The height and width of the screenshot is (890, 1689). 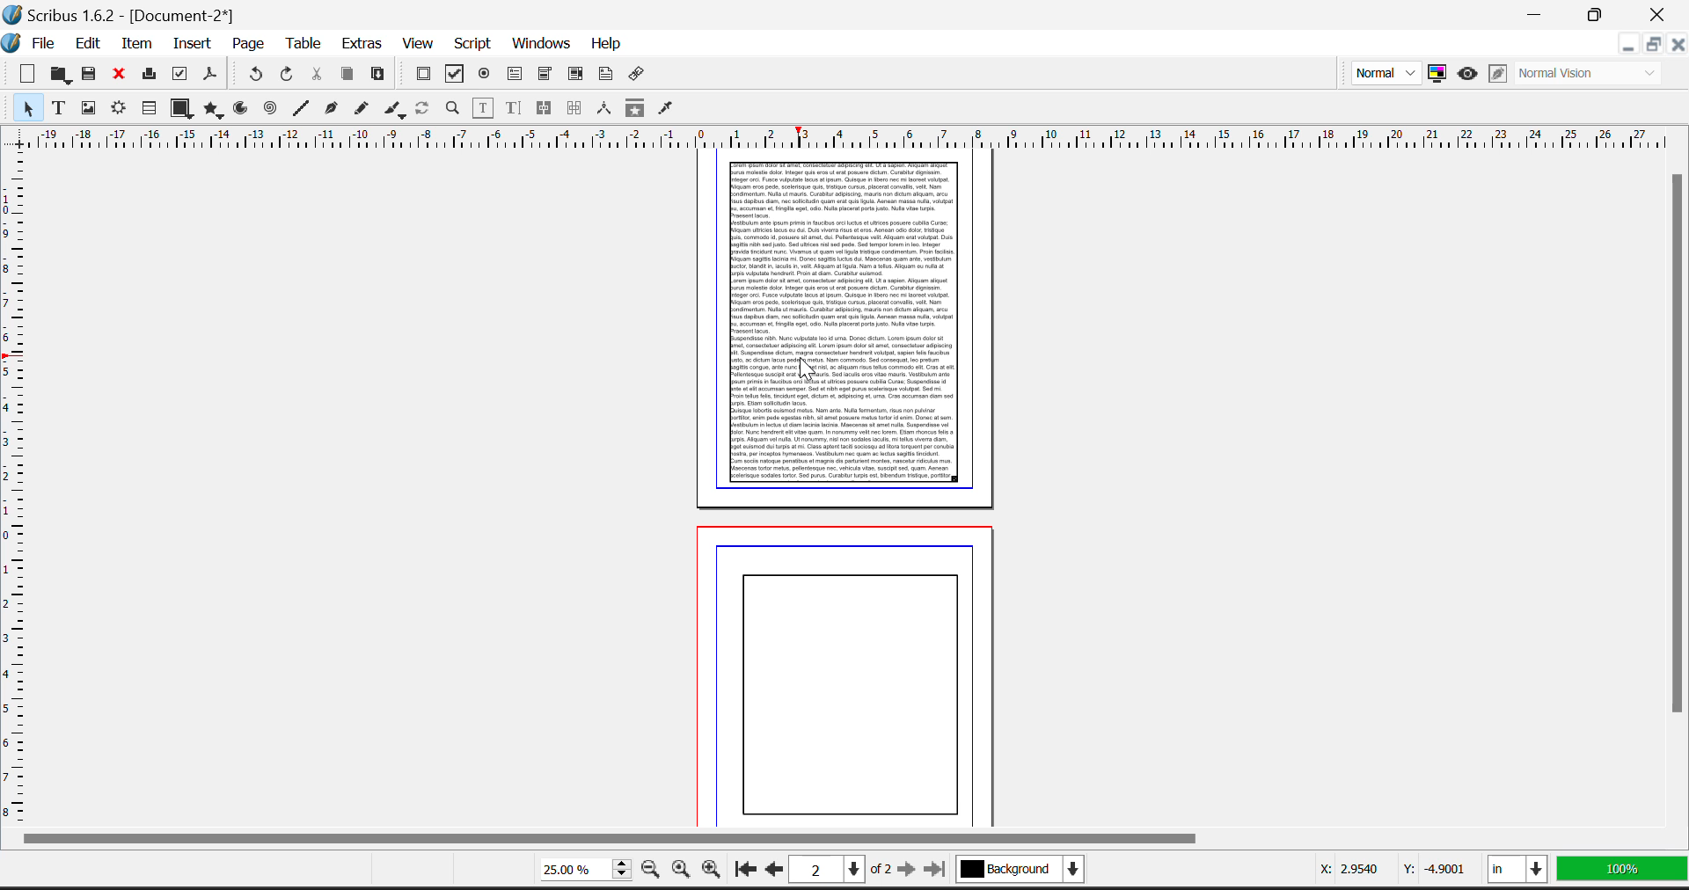 I want to click on PDF Checkbox, so click(x=423, y=75).